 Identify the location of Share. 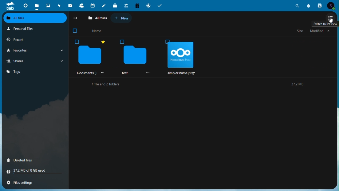
(36, 61).